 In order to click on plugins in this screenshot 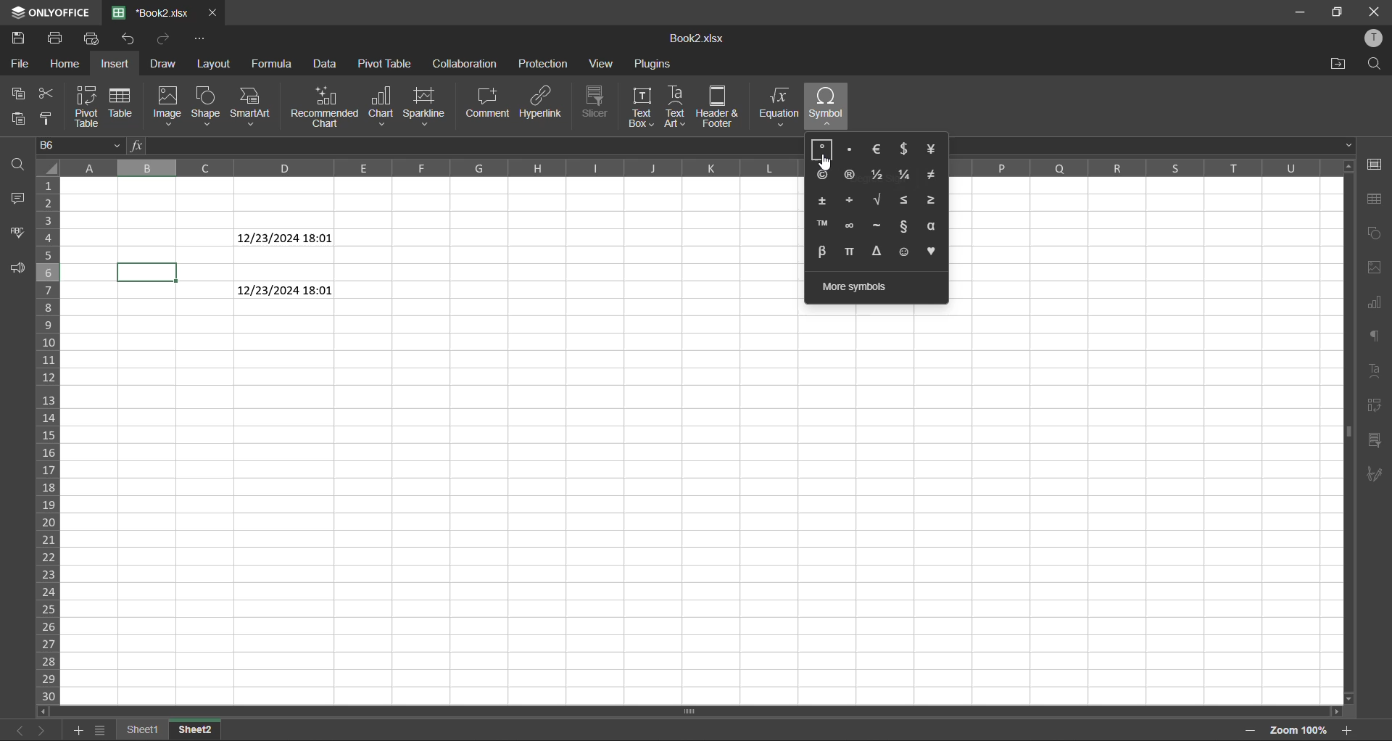, I will do `click(652, 64)`.